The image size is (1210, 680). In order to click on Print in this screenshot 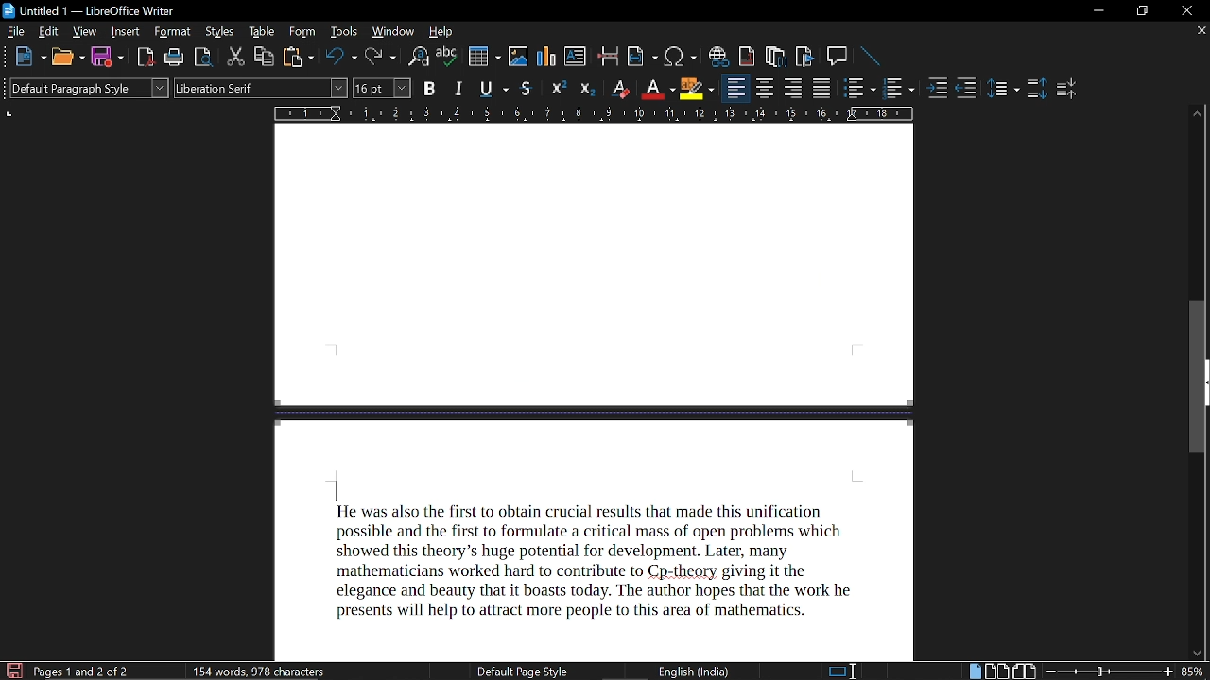, I will do `click(173, 59)`.